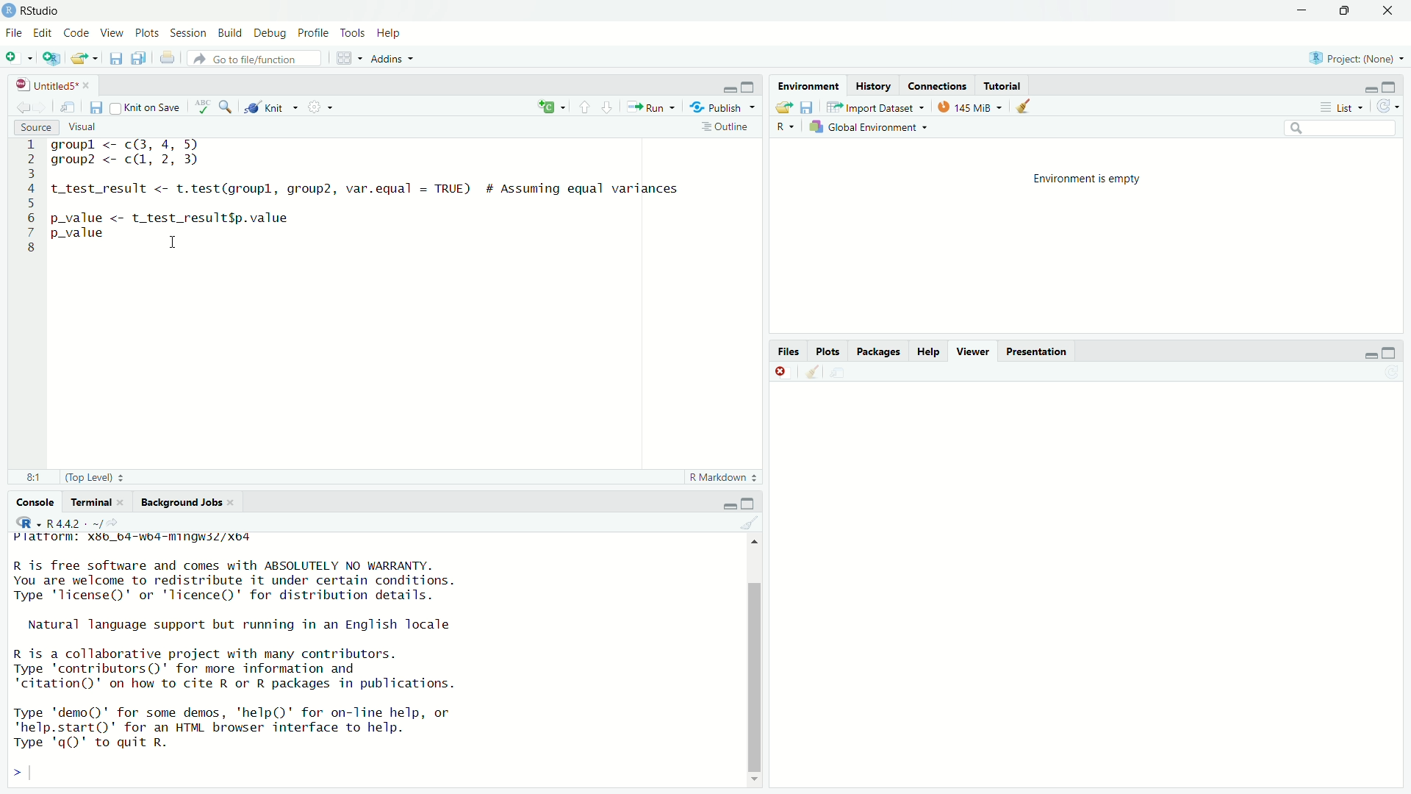 This screenshot has height=794, width=1411. What do you see at coordinates (1396, 84) in the screenshot?
I see `maximise` at bounding box center [1396, 84].